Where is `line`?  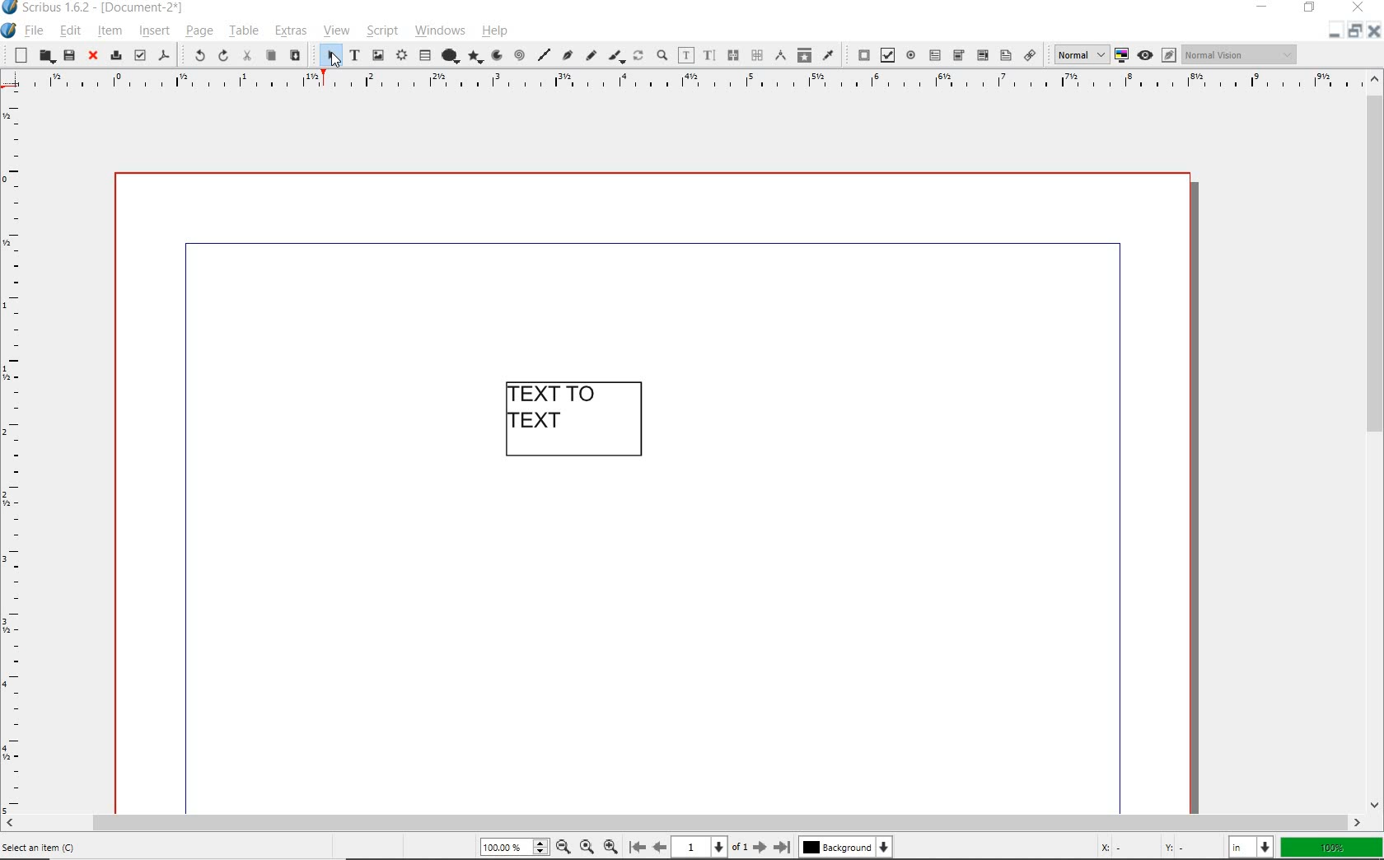
line is located at coordinates (543, 57).